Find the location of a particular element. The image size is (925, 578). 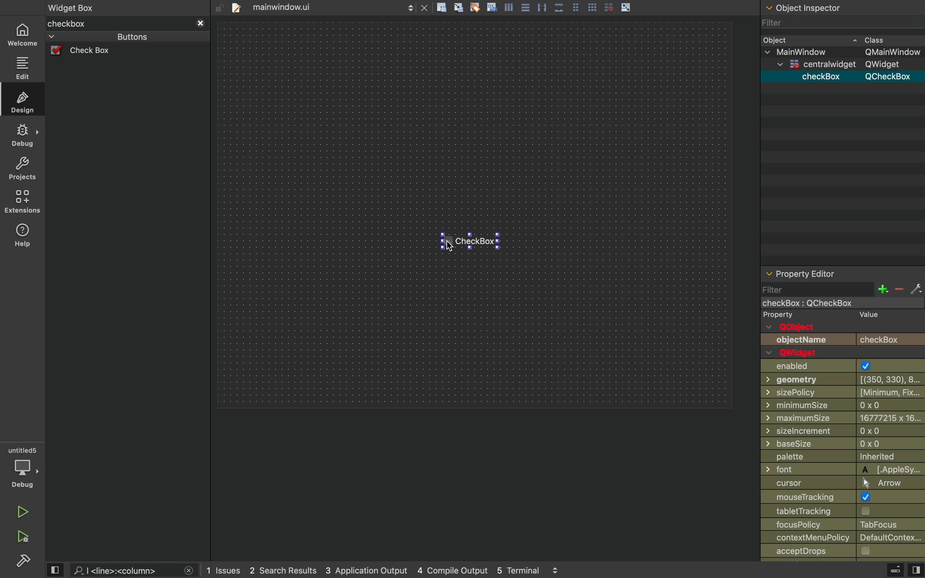

environment is located at coordinates (21, 202).